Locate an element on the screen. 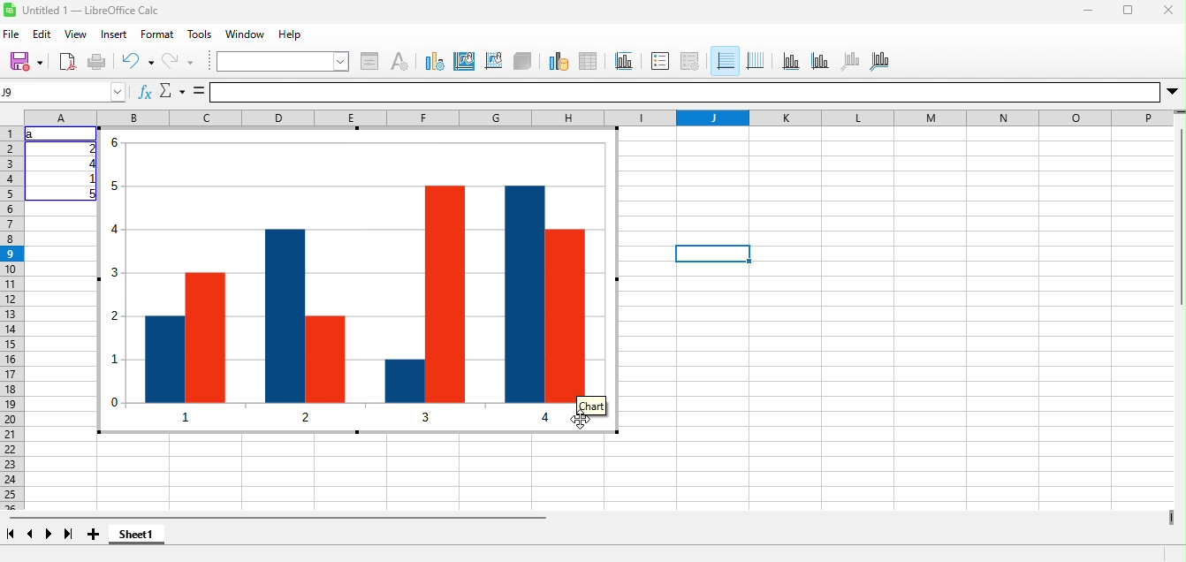 Image resolution: width=1186 pixels, height=562 pixels. More options is located at coordinates (1172, 92).